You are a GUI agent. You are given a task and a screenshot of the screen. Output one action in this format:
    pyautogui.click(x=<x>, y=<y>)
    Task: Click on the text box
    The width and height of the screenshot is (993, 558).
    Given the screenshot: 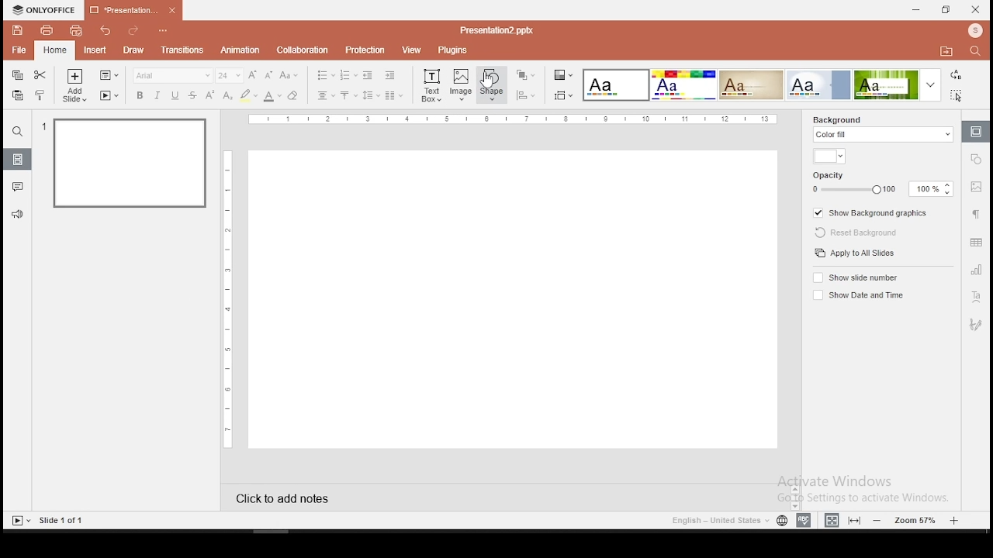 What is the action you would take?
    pyautogui.click(x=431, y=84)
    